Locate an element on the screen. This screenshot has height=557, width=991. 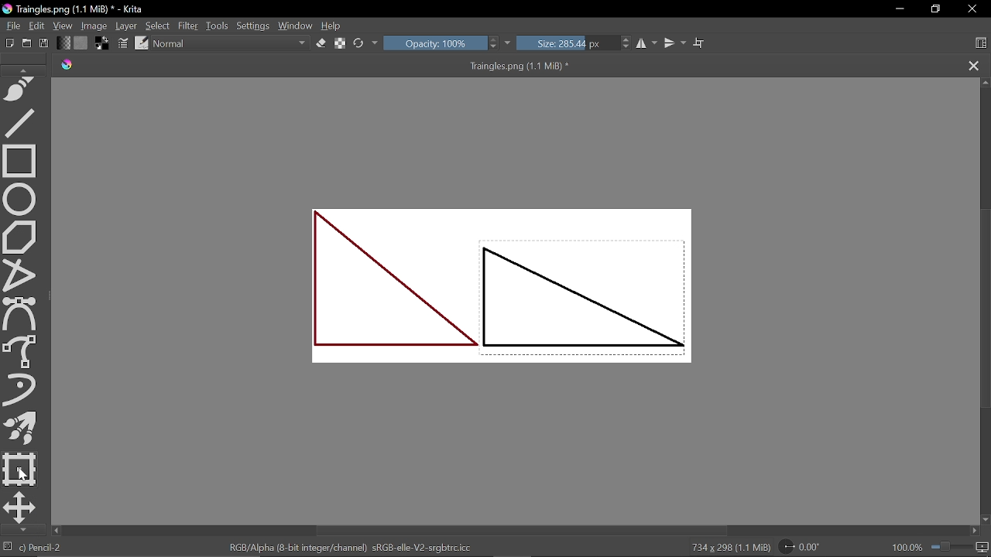
Traingles.png (1.1 MiB) * is located at coordinates (339, 66).